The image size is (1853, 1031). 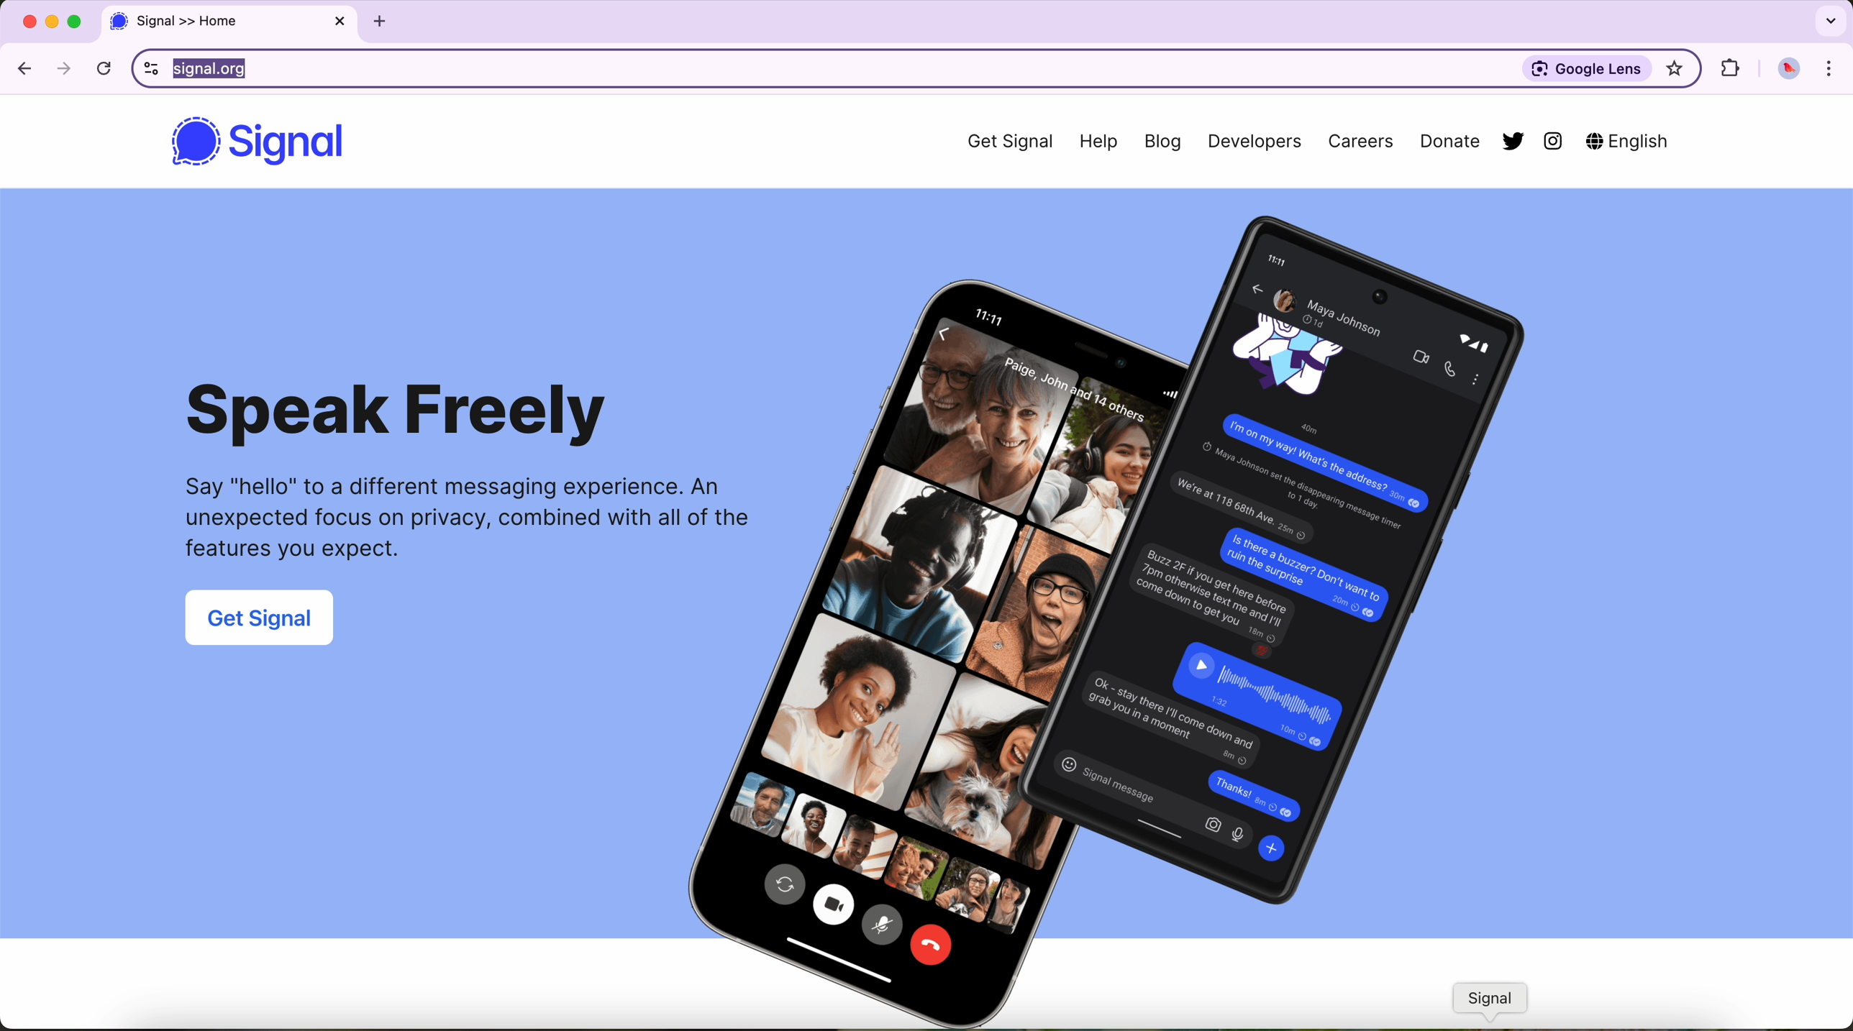 What do you see at coordinates (1101, 141) in the screenshot?
I see `Help` at bounding box center [1101, 141].